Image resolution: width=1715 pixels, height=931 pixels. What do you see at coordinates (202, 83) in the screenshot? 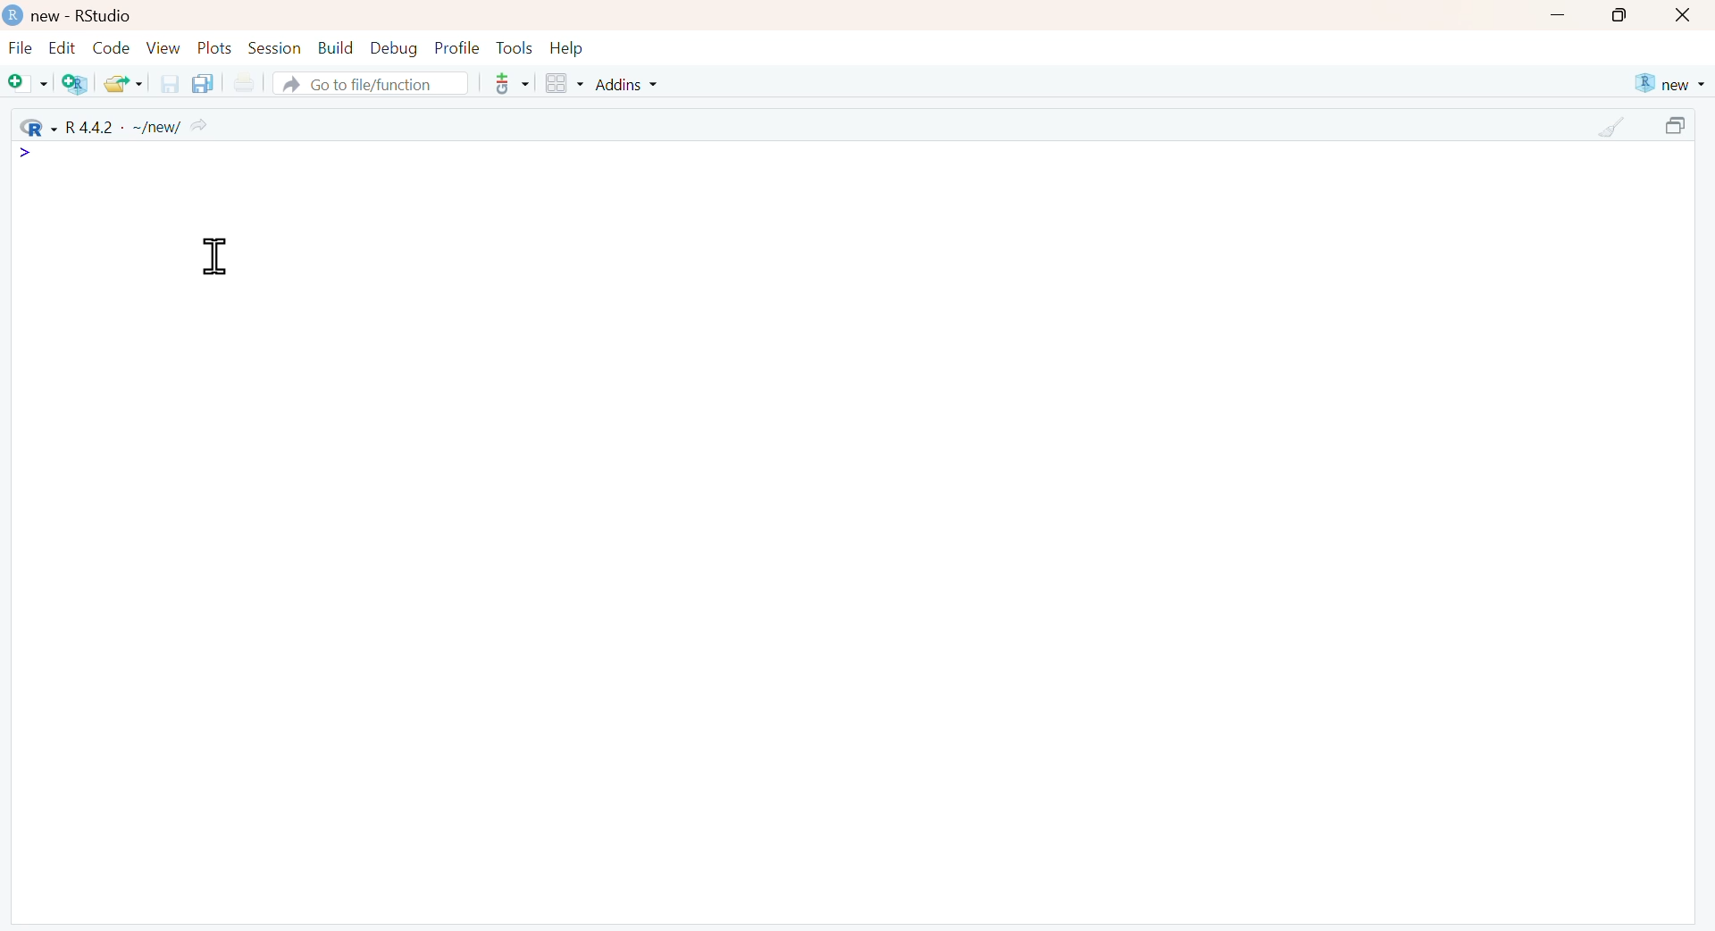
I see `Save all the open documents` at bounding box center [202, 83].